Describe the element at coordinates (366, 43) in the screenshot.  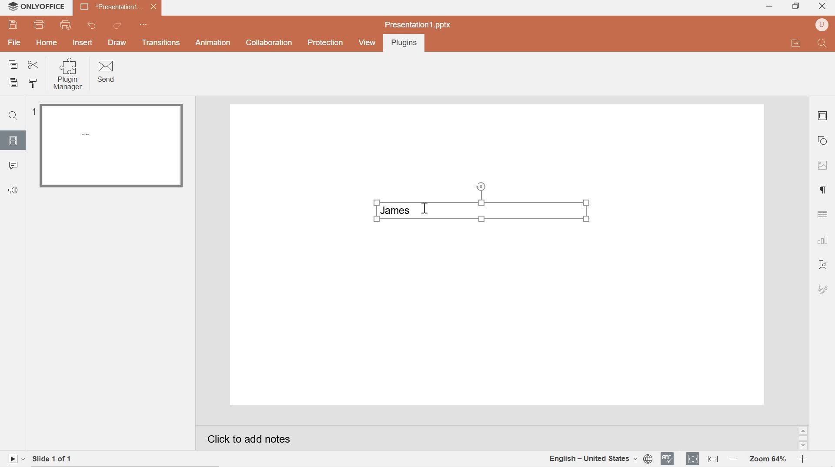
I see `view` at that location.